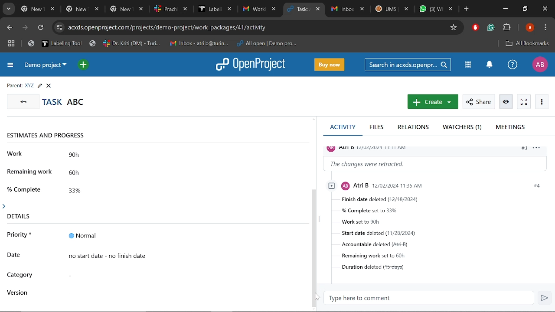 This screenshot has width=555, height=312. What do you see at coordinates (475, 27) in the screenshot?
I see `Addblock` at bounding box center [475, 27].